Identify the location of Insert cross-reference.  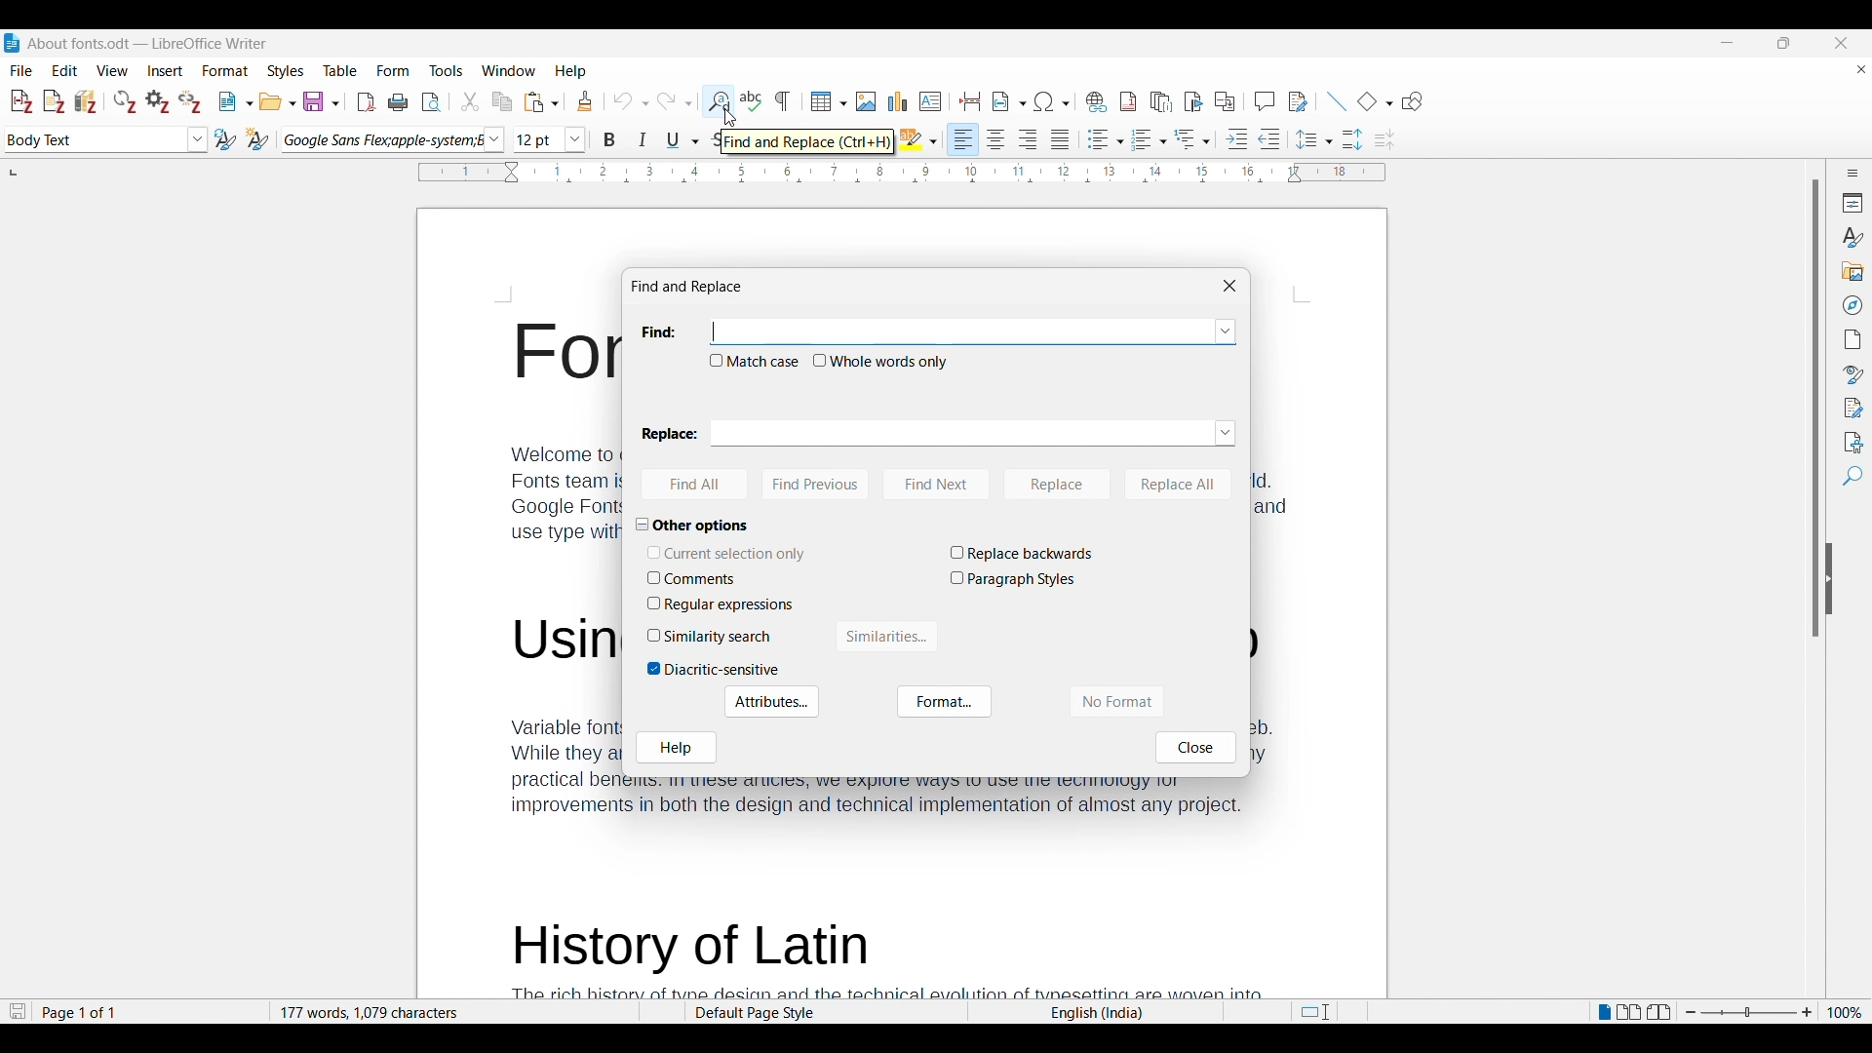
(1225, 100).